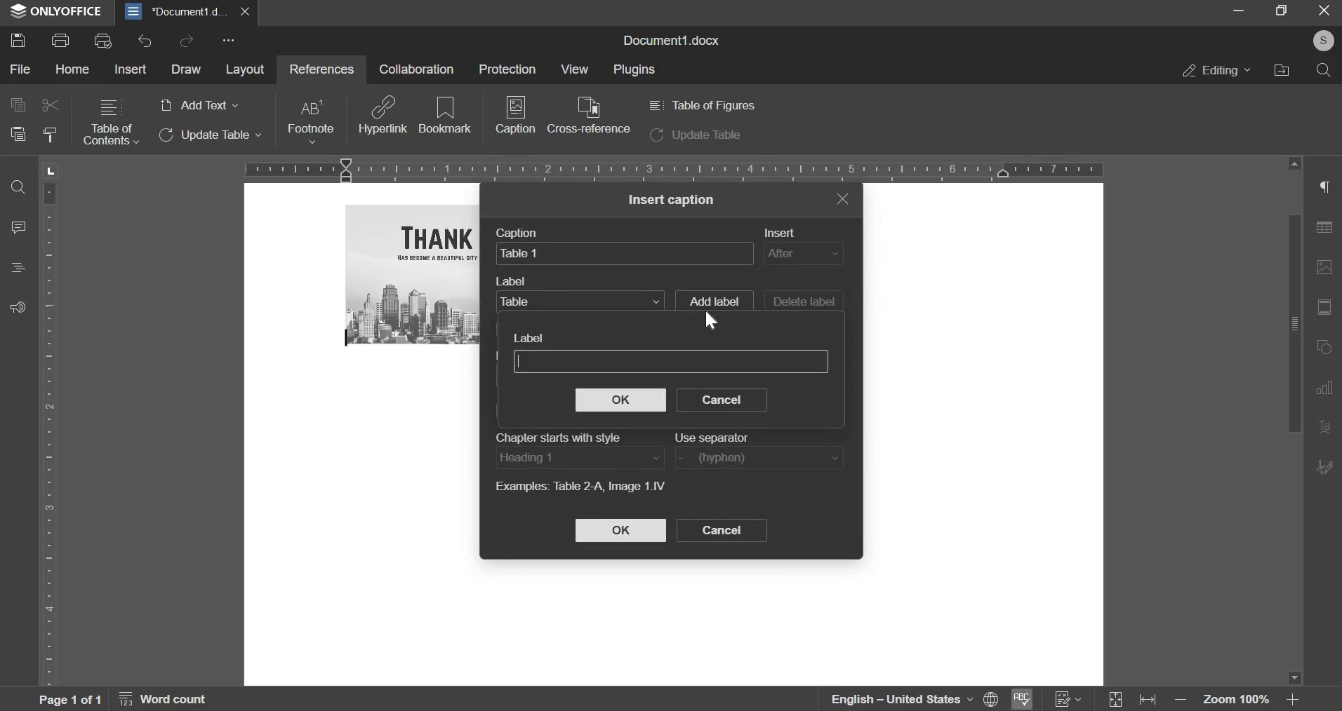 The height and width of the screenshot is (711, 1342). Describe the element at coordinates (17, 104) in the screenshot. I see `copy` at that location.